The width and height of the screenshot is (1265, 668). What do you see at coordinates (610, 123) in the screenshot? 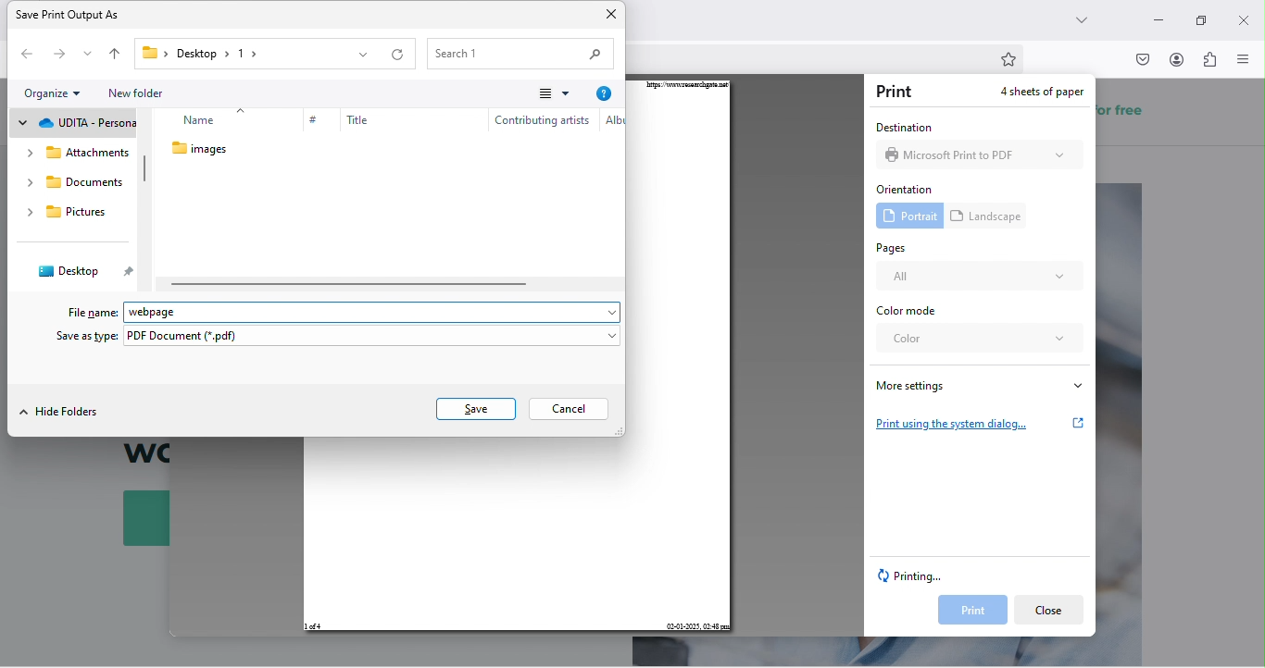
I see `Alb` at bounding box center [610, 123].